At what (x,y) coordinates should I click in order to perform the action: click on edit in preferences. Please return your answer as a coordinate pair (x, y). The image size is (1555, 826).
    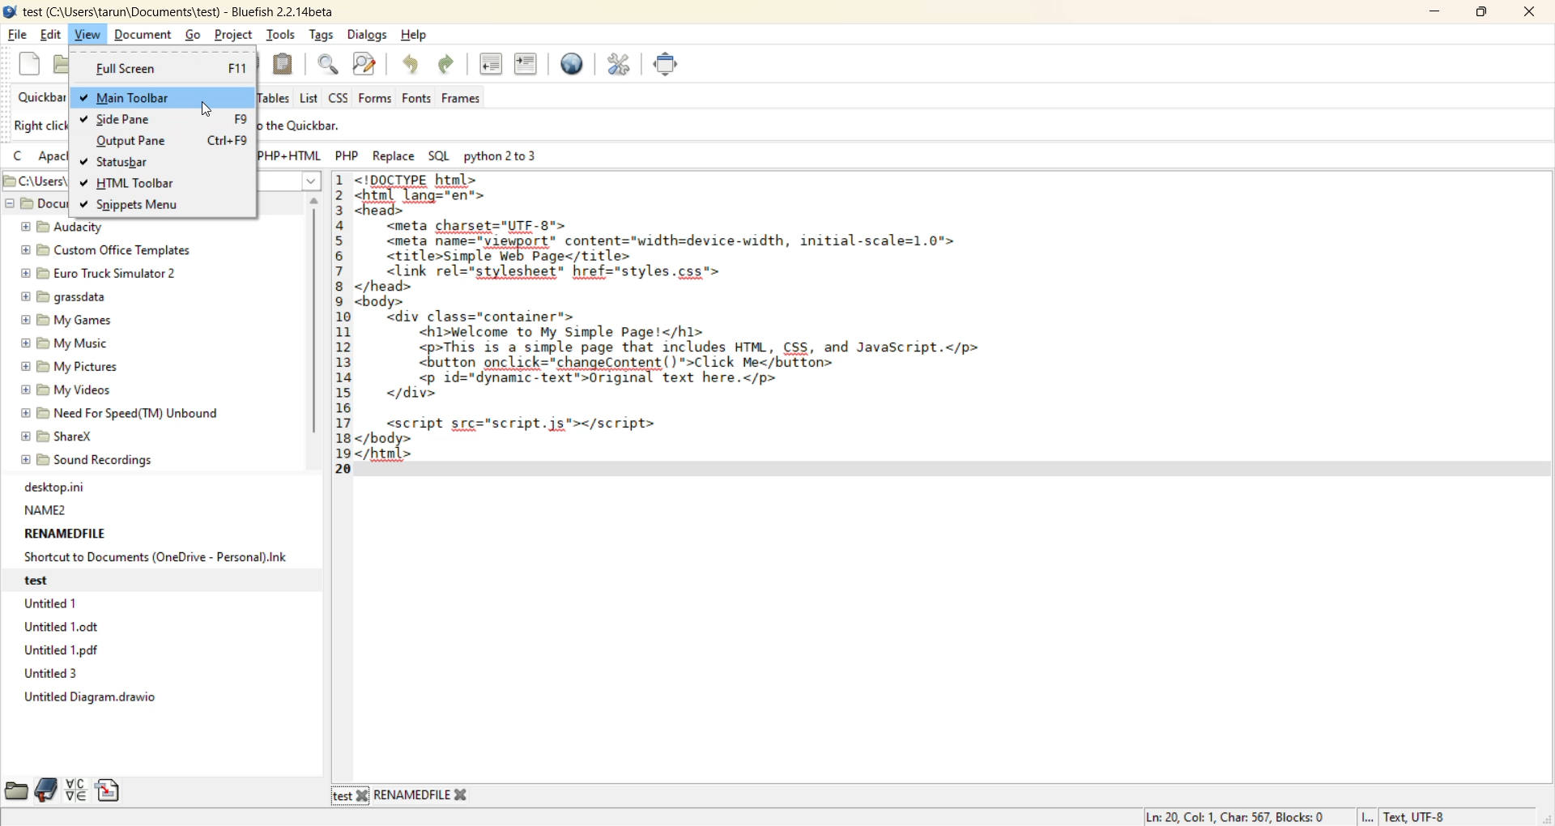
    Looking at the image, I should click on (621, 69).